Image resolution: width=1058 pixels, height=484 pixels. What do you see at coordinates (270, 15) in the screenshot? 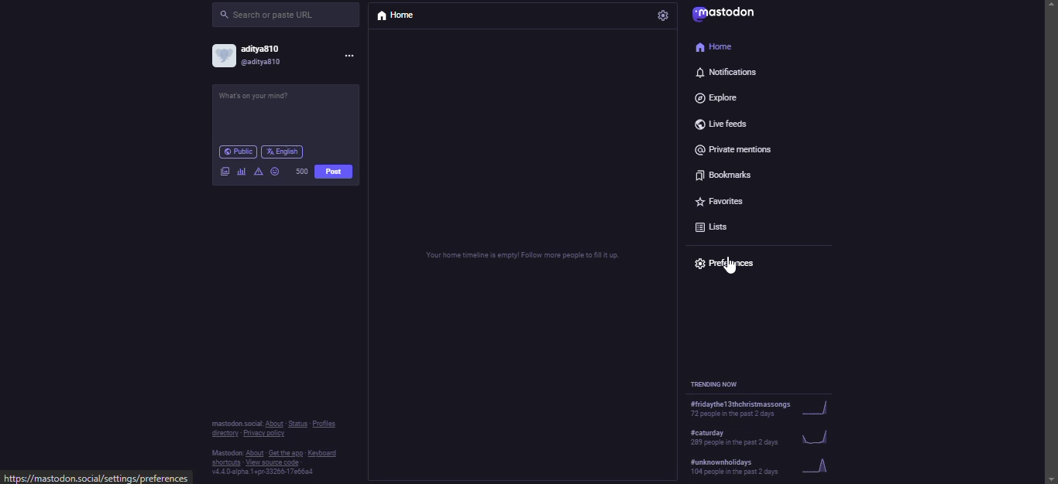
I see `search` at bounding box center [270, 15].